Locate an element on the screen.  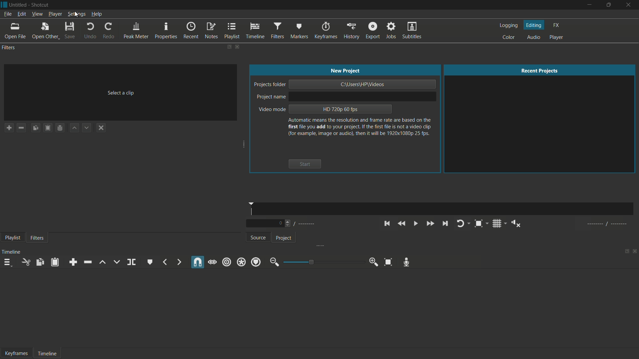
player is located at coordinates (556, 37).